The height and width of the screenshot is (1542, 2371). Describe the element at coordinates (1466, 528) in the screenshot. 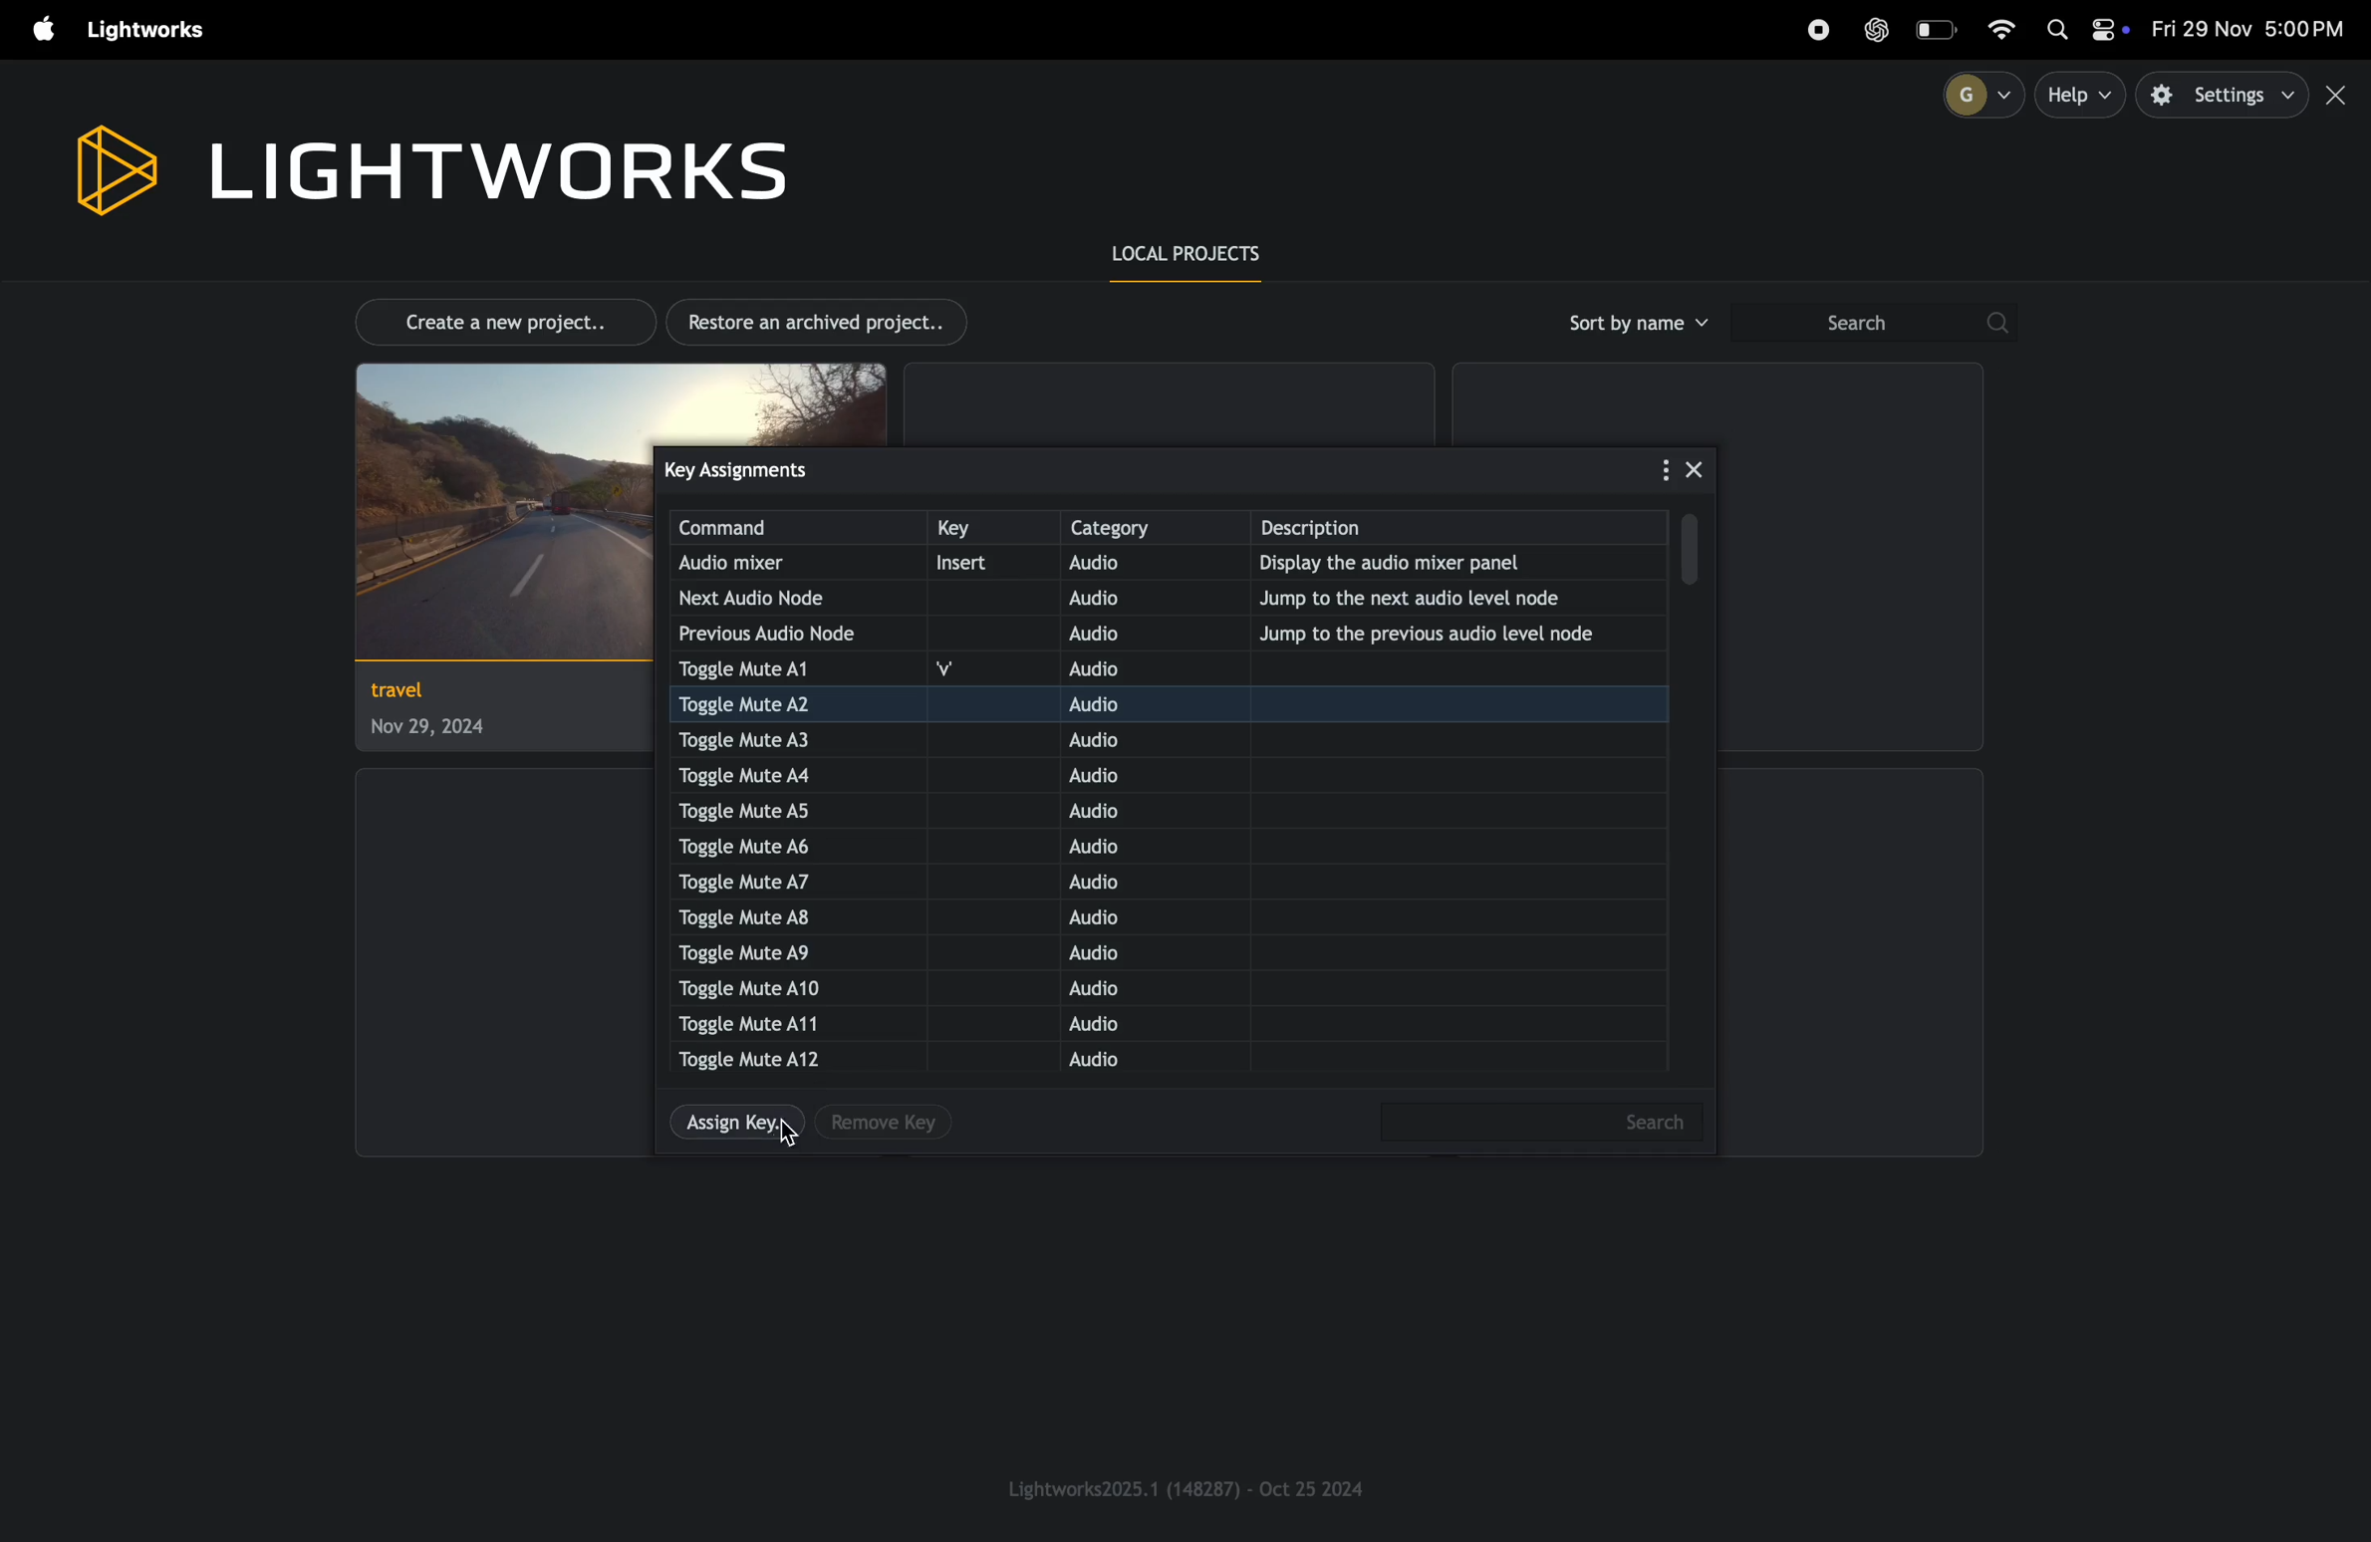

I see `description` at that location.